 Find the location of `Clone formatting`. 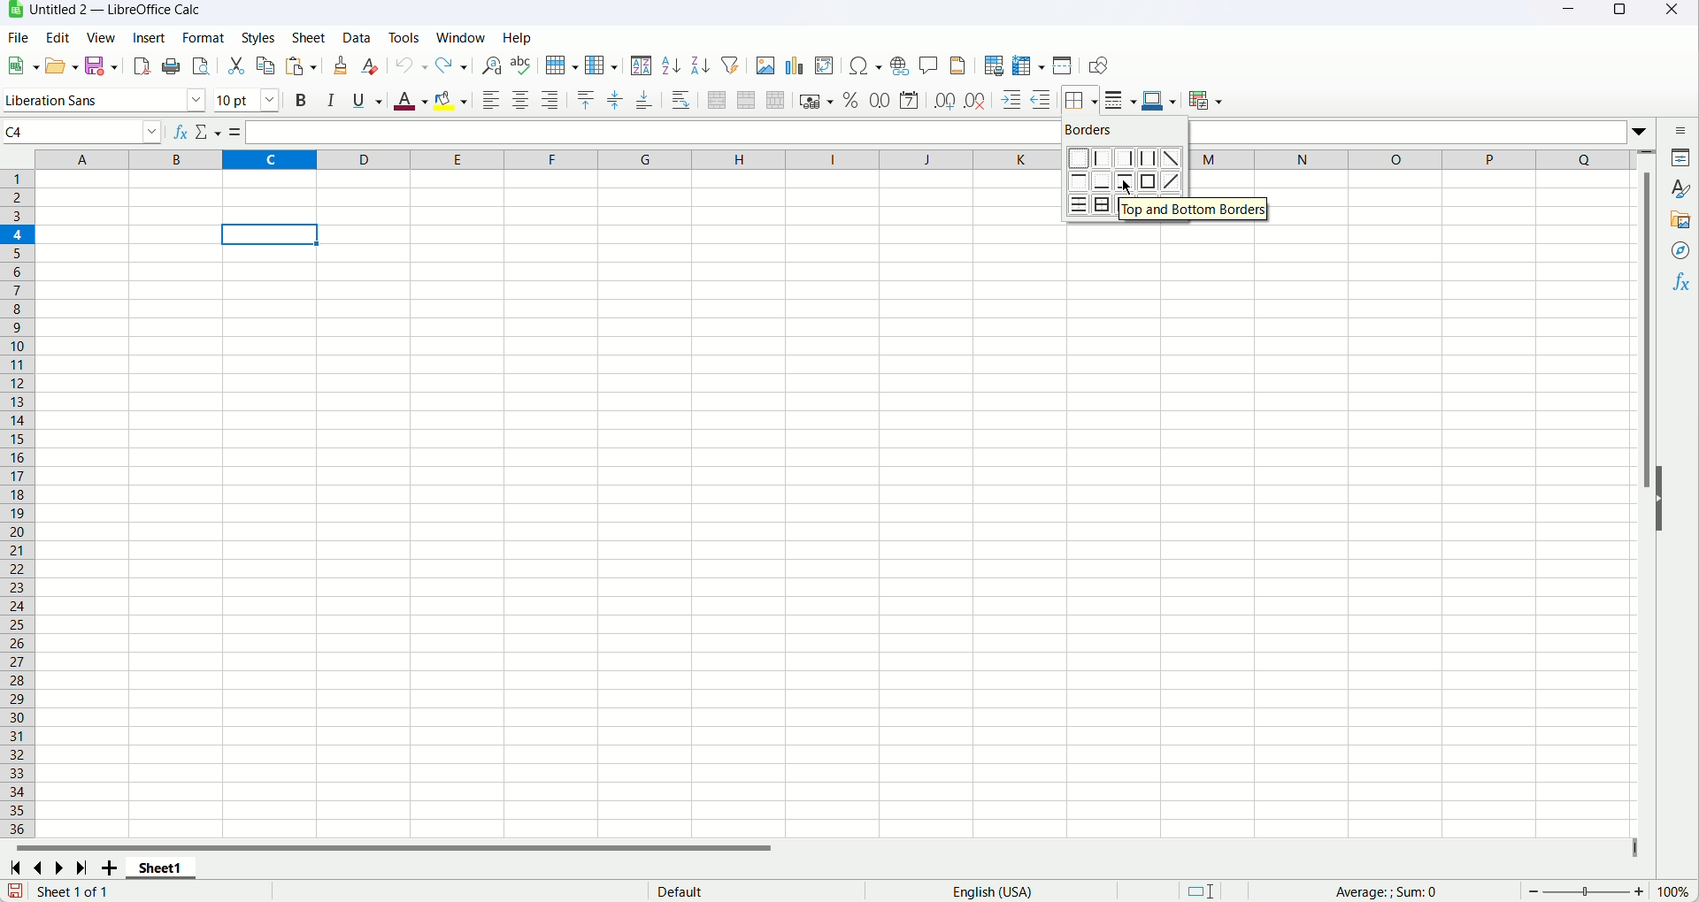

Clone formatting is located at coordinates (340, 65).